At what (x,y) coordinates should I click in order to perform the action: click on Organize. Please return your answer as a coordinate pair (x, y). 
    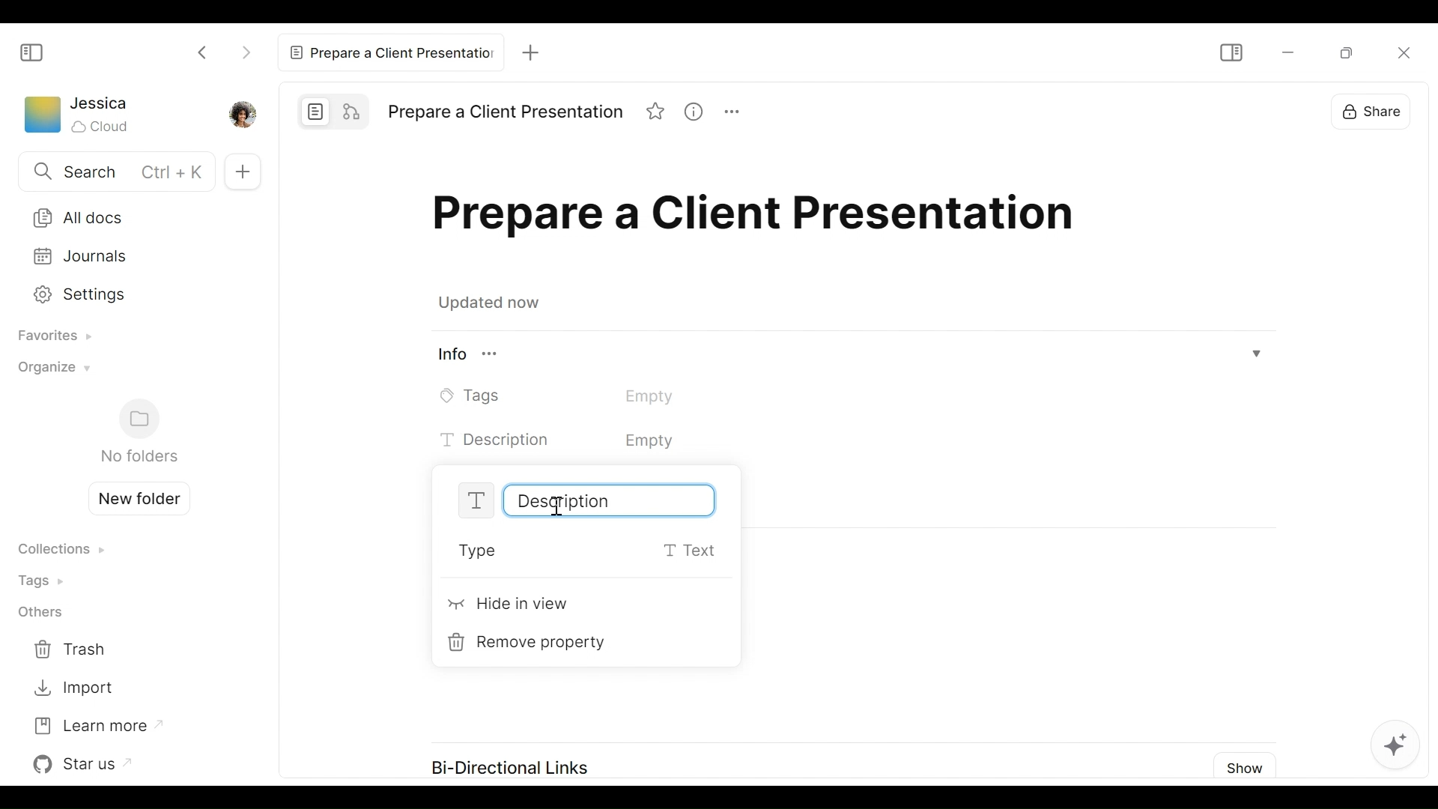
    Looking at the image, I should click on (50, 372).